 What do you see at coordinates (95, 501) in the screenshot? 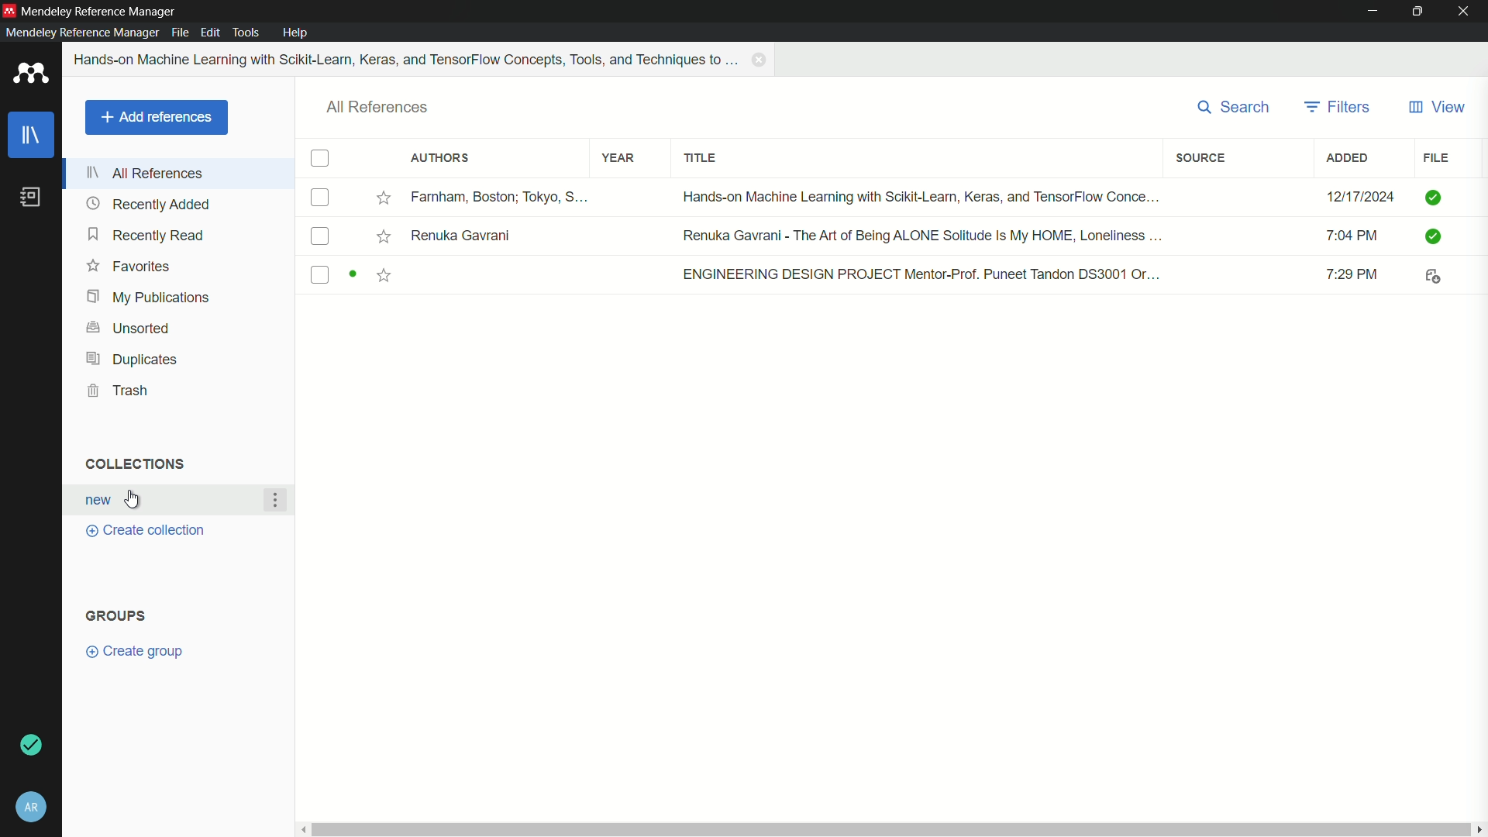
I see `collection name` at bounding box center [95, 501].